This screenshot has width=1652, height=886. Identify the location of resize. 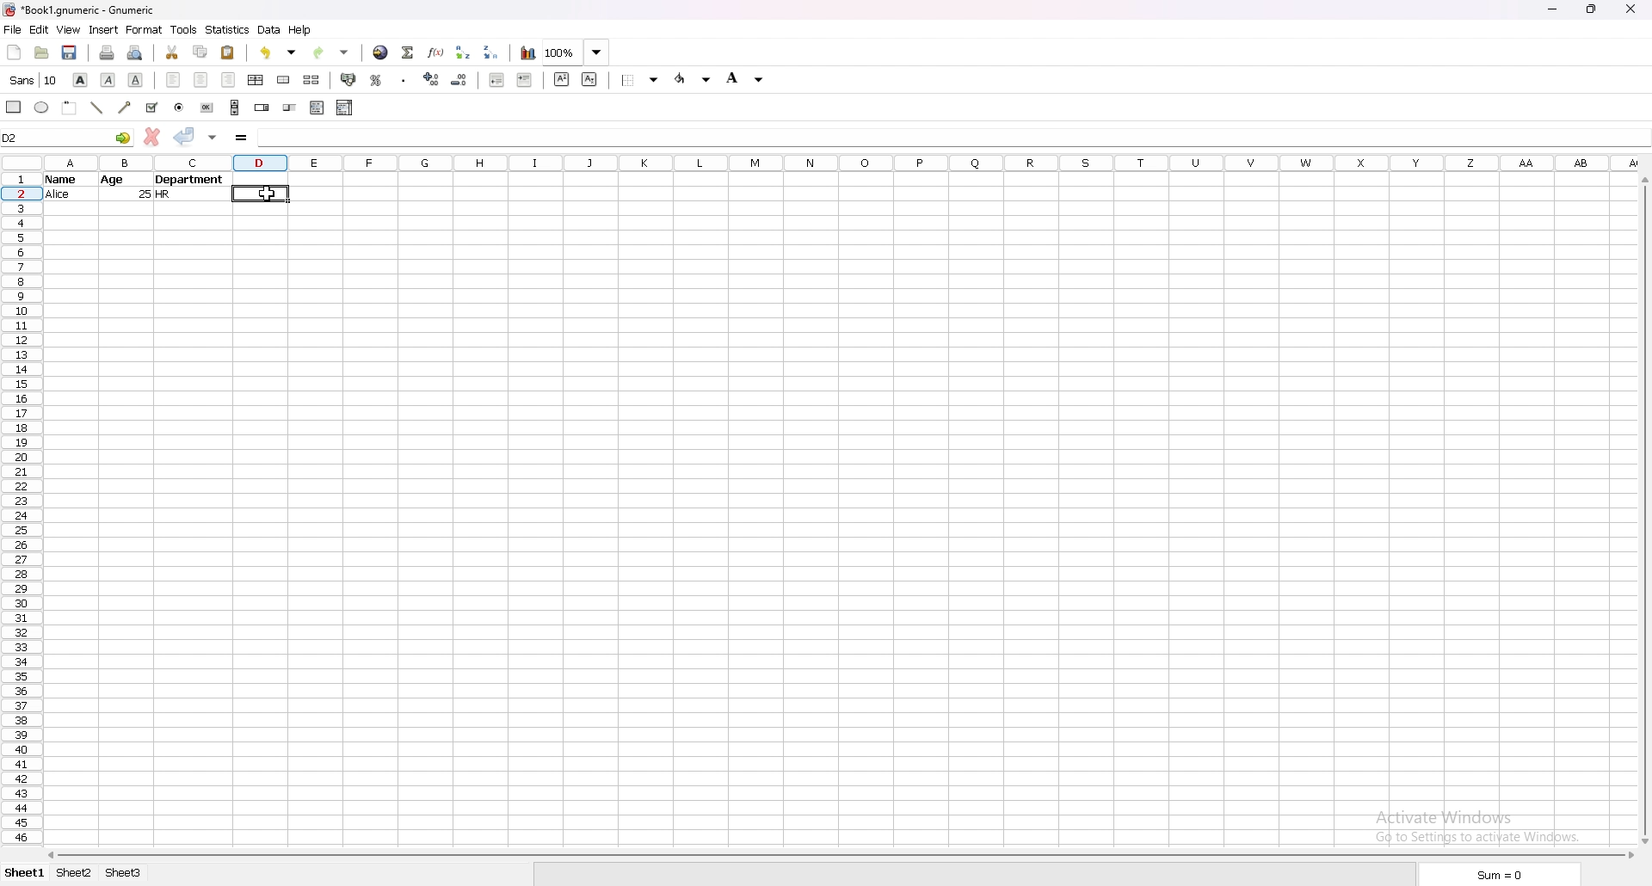
(1589, 9).